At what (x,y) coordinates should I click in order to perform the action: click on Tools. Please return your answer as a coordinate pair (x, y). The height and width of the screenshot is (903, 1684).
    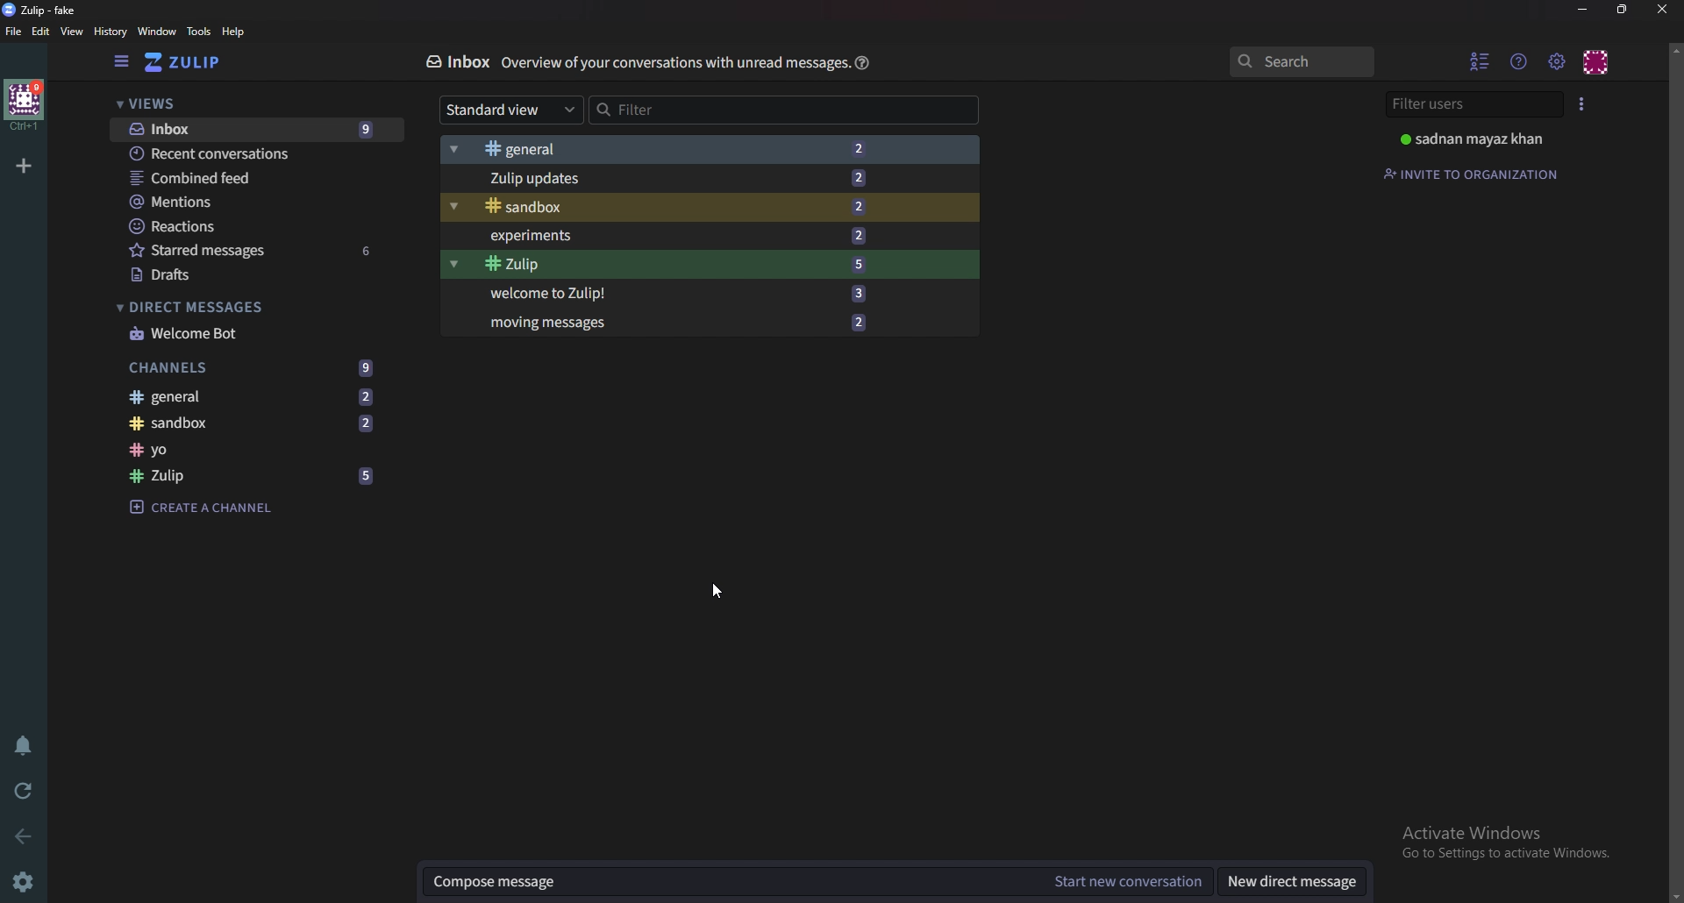
    Looking at the image, I should click on (199, 32).